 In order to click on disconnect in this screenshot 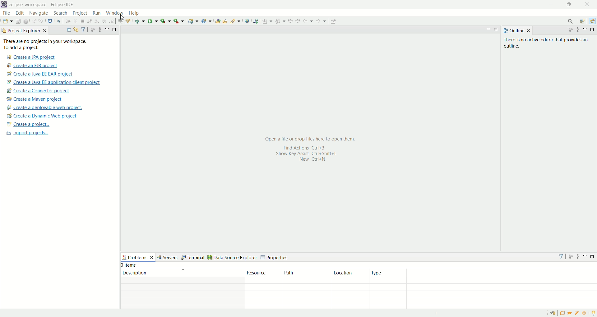, I will do `click(89, 21)`.